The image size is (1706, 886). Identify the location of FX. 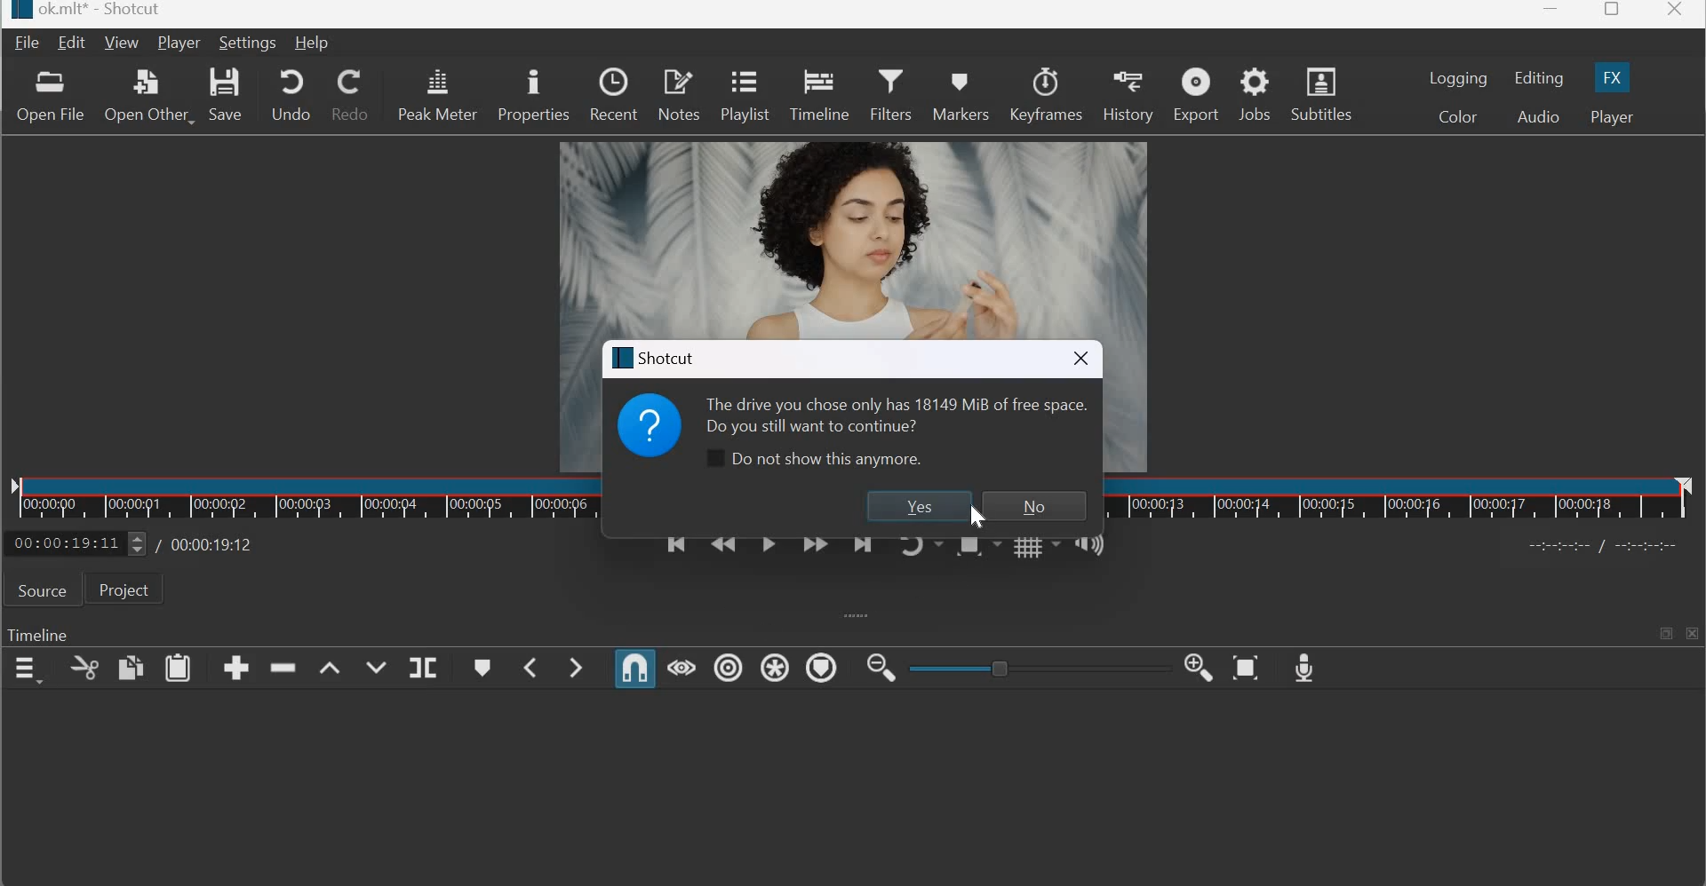
(1612, 76).